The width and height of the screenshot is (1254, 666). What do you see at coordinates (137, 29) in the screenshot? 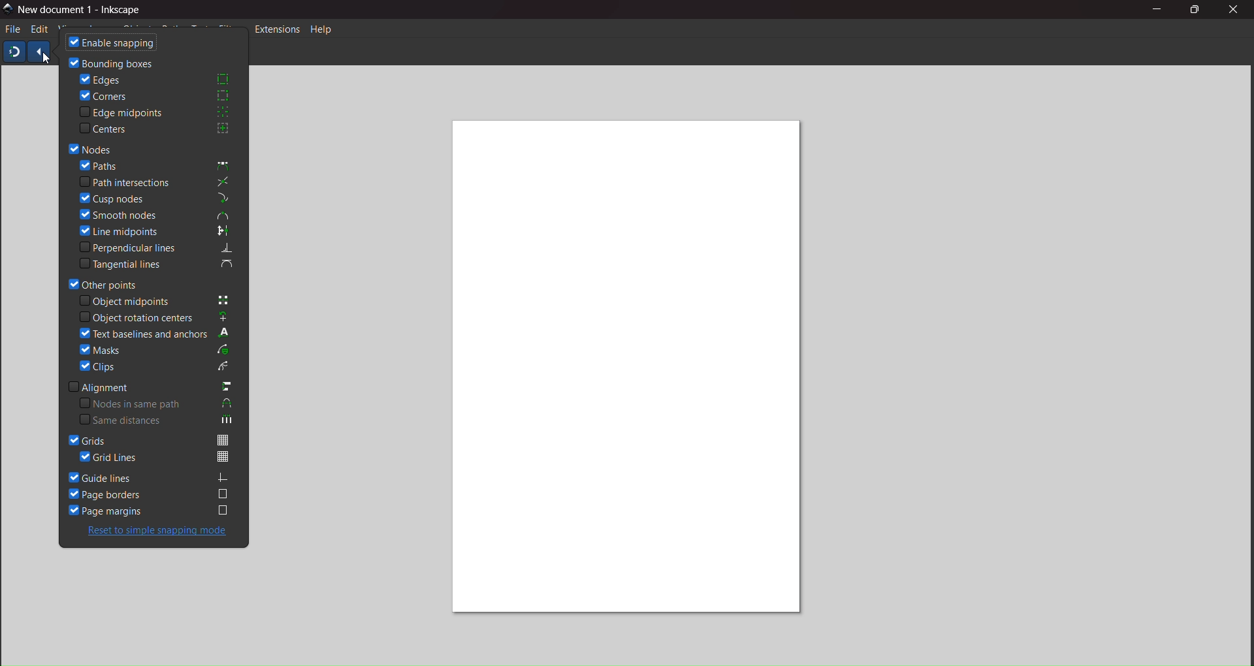
I see `object` at bounding box center [137, 29].